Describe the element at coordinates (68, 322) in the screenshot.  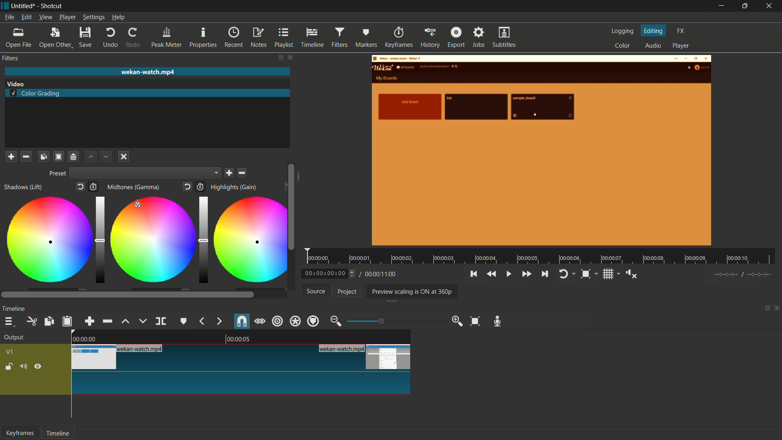
I see `paste` at that location.